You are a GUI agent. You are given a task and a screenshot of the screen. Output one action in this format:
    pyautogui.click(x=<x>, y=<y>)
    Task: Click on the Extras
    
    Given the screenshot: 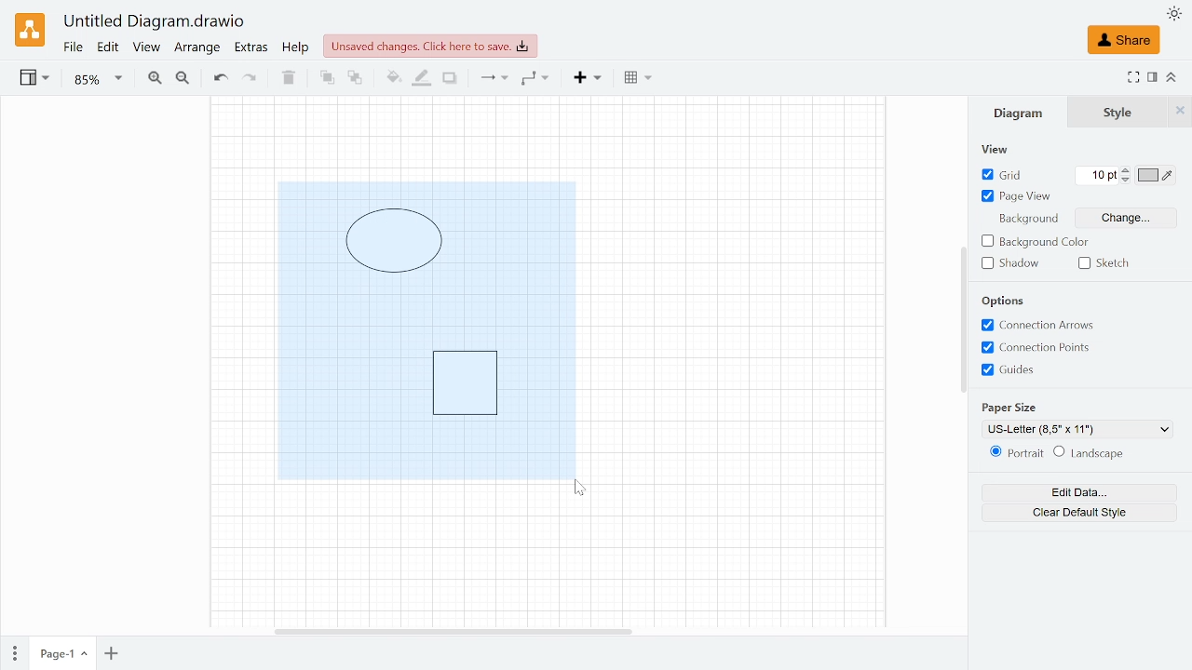 What is the action you would take?
    pyautogui.click(x=251, y=49)
    